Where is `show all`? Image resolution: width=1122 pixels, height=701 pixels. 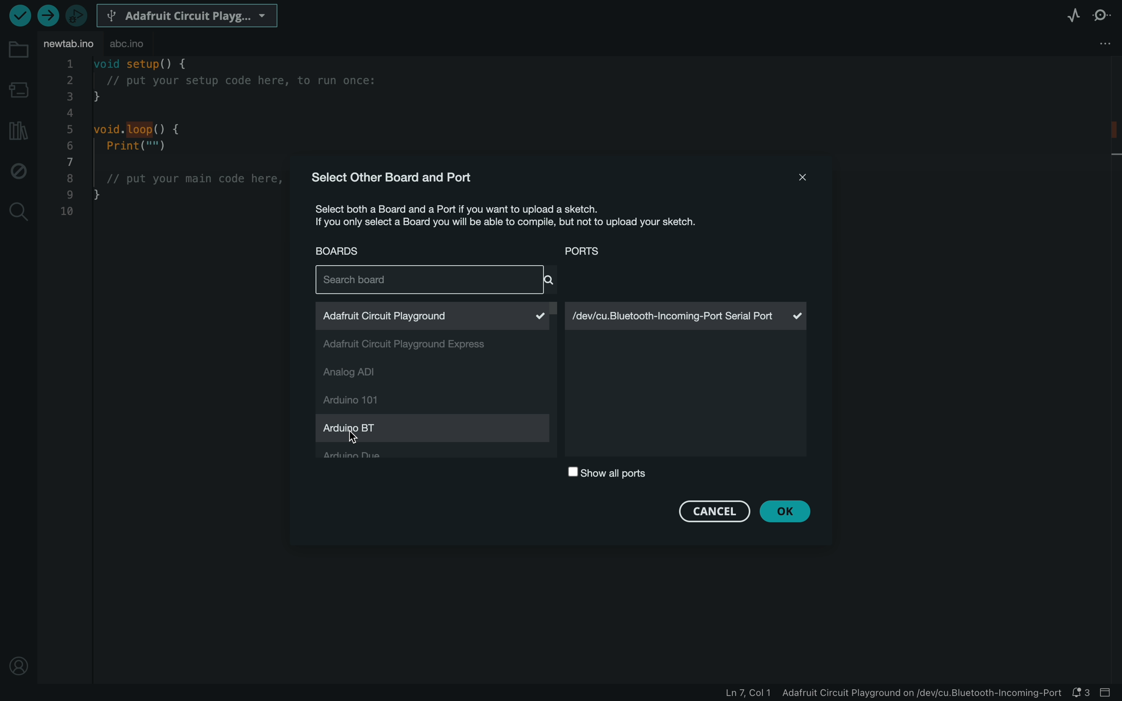 show all is located at coordinates (612, 475).